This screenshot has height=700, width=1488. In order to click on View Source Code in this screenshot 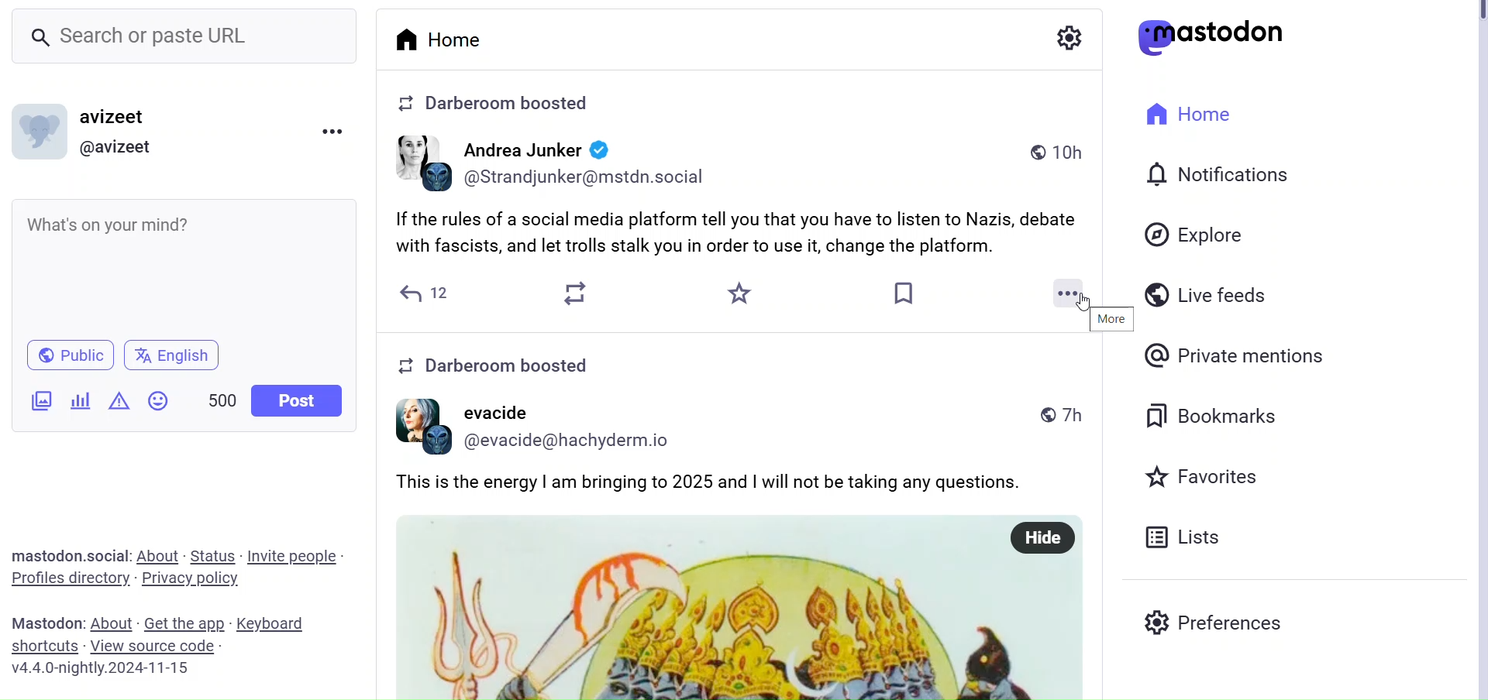, I will do `click(157, 647)`.